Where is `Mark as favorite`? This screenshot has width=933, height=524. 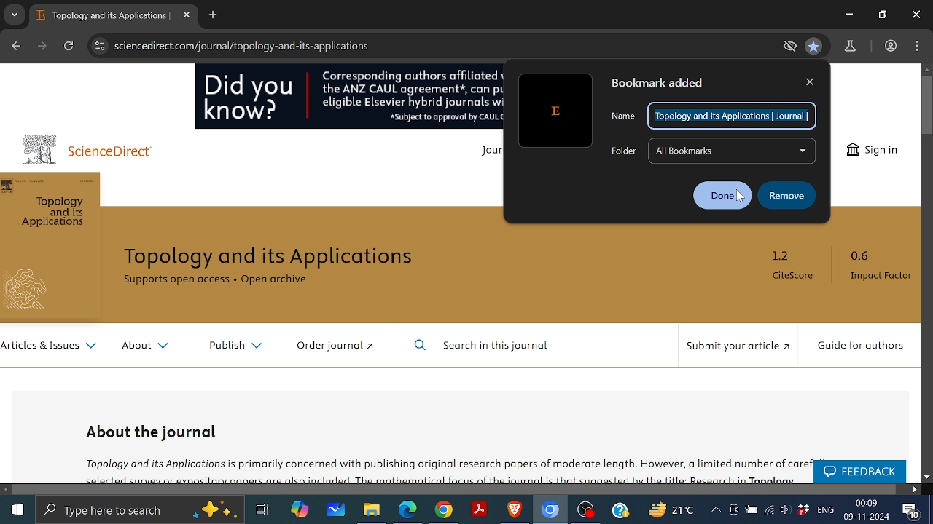
Mark as favorite is located at coordinates (813, 45).